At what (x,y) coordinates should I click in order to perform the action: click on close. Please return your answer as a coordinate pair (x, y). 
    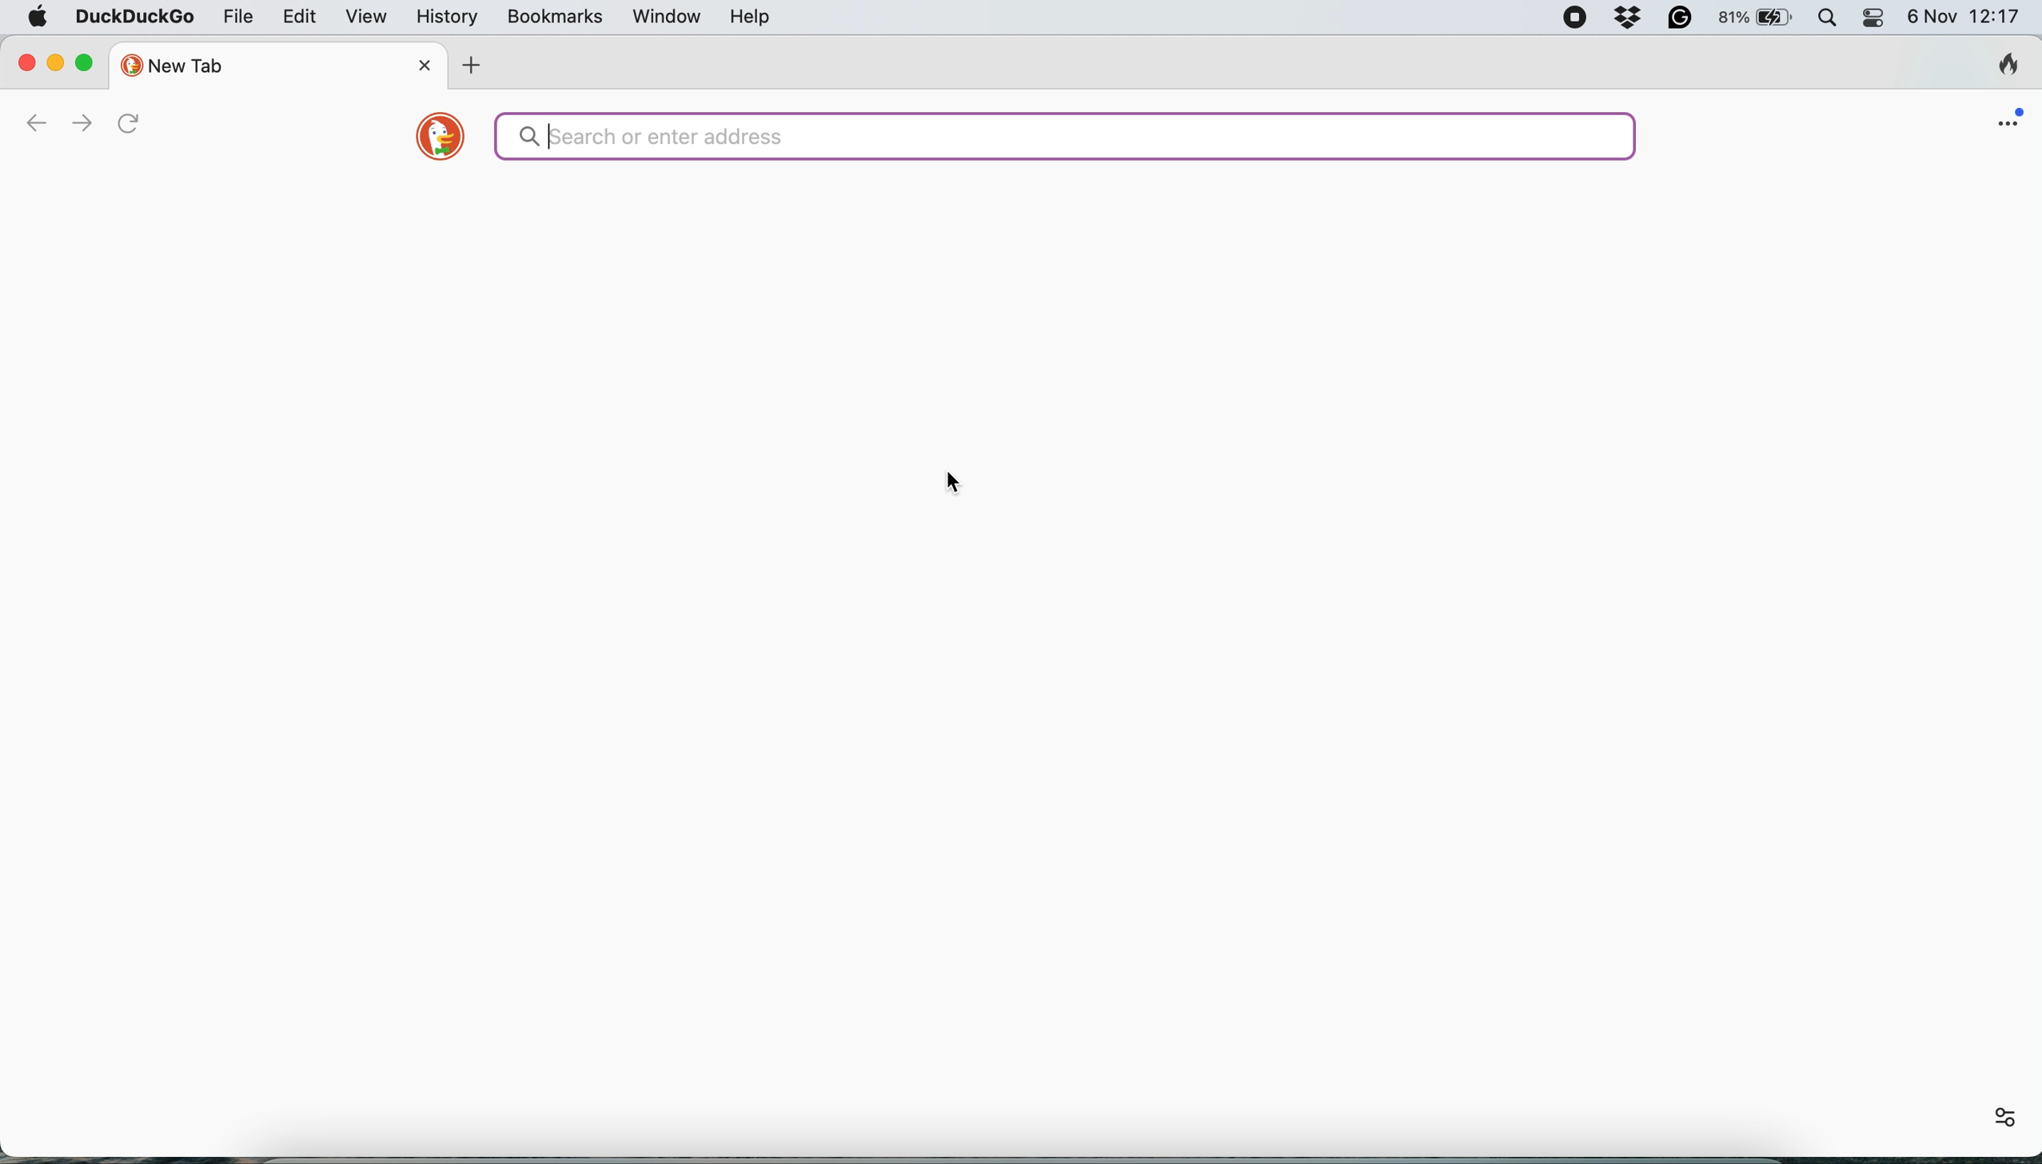
    Looking at the image, I should click on (21, 63).